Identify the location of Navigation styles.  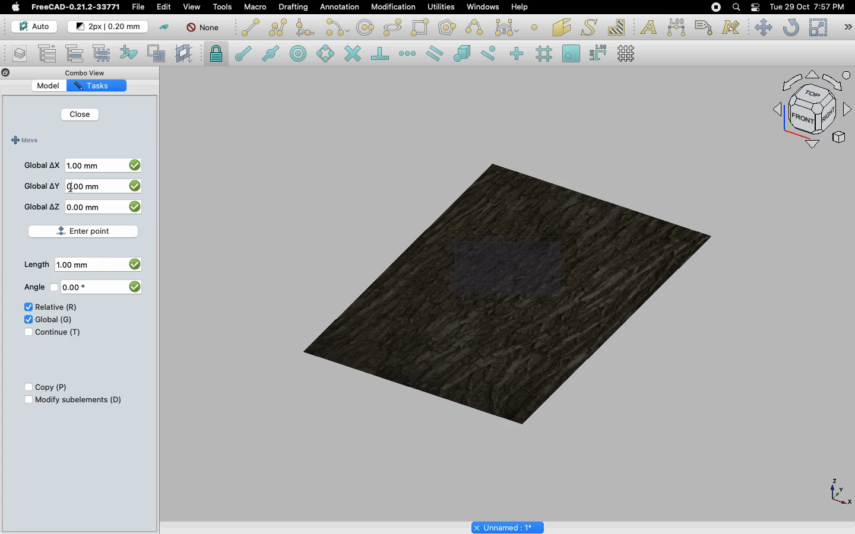
(811, 112).